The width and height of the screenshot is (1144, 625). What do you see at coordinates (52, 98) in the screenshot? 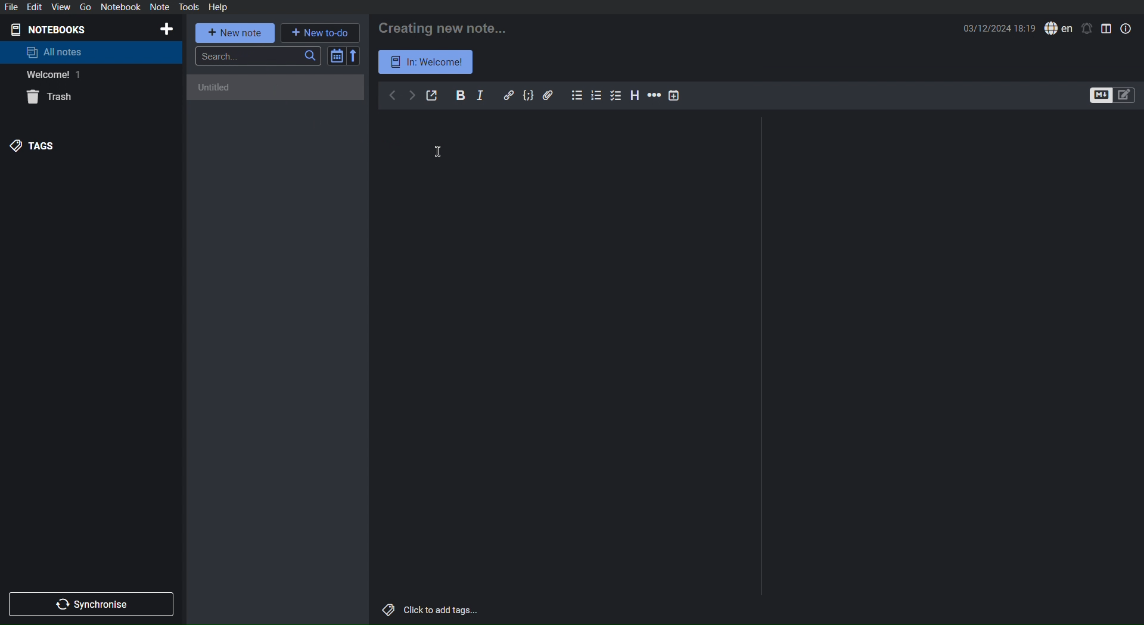
I see `Trash` at bounding box center [52, 98].